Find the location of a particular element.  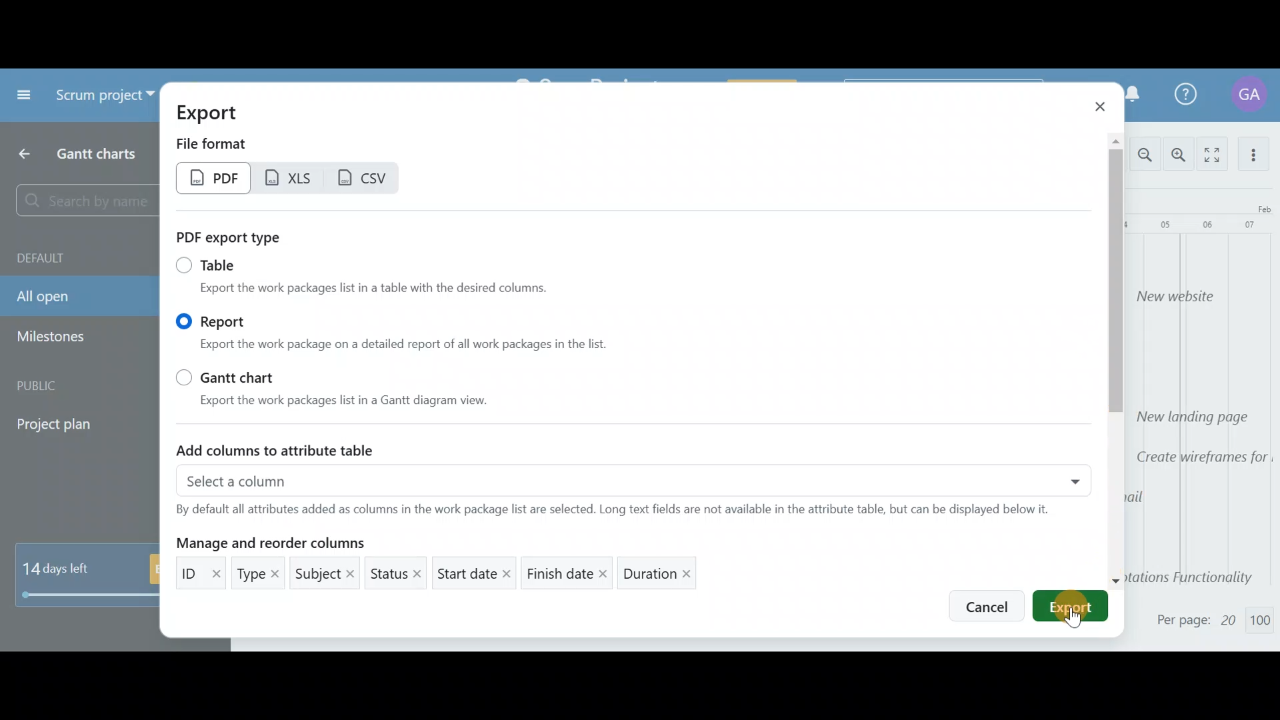

Export is located at coordinates (221, 111).